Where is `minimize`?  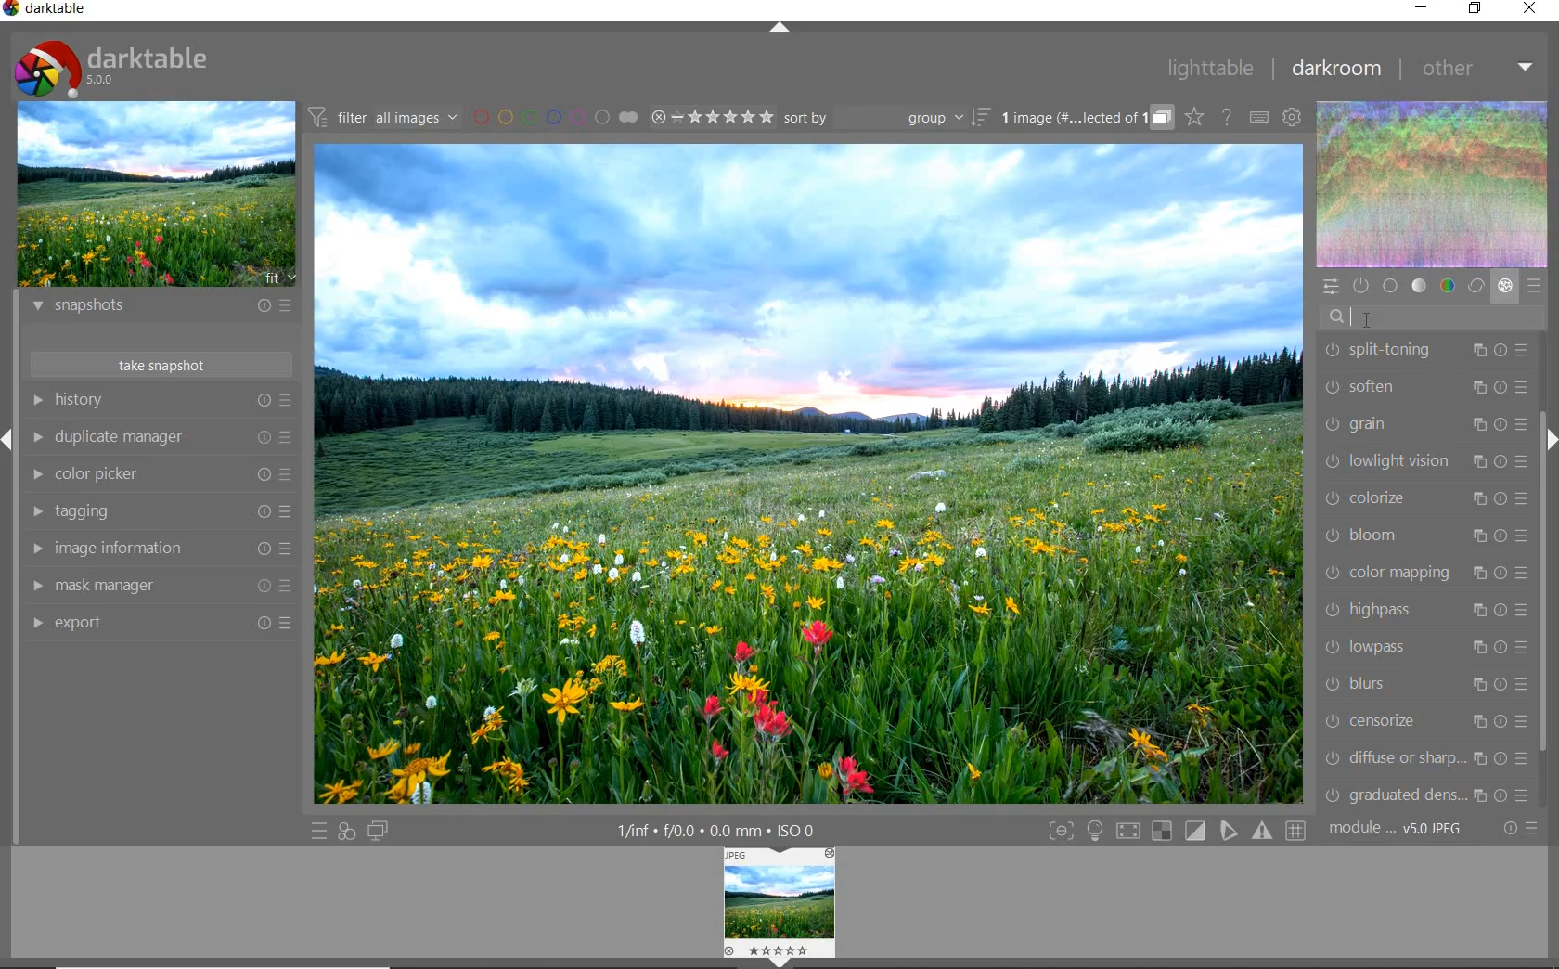 minimize is located at coordinates (1424, 9).